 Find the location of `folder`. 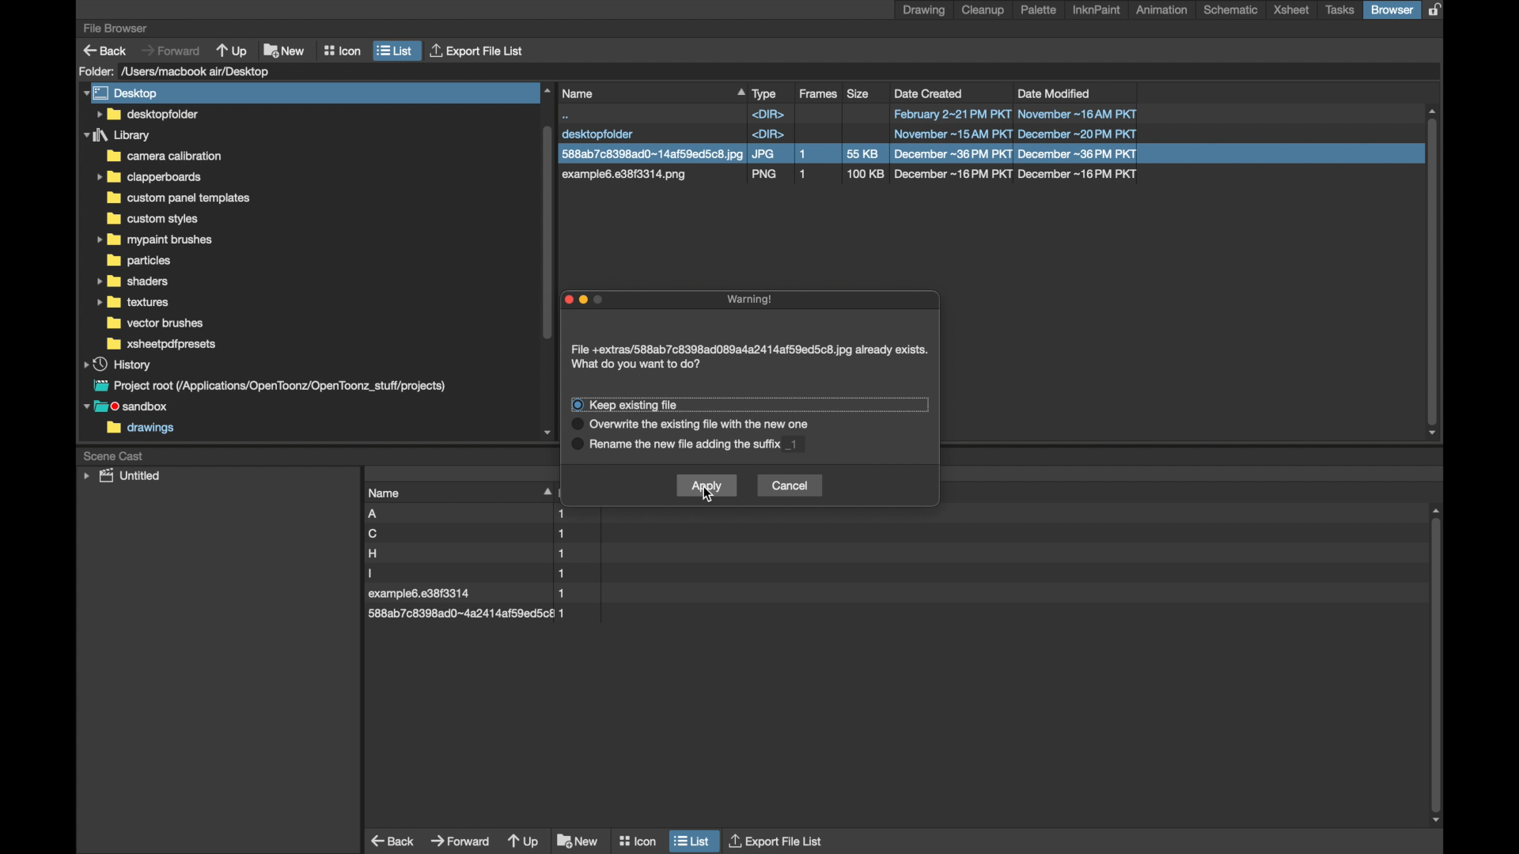

folder is located at coordinates (138, 261).